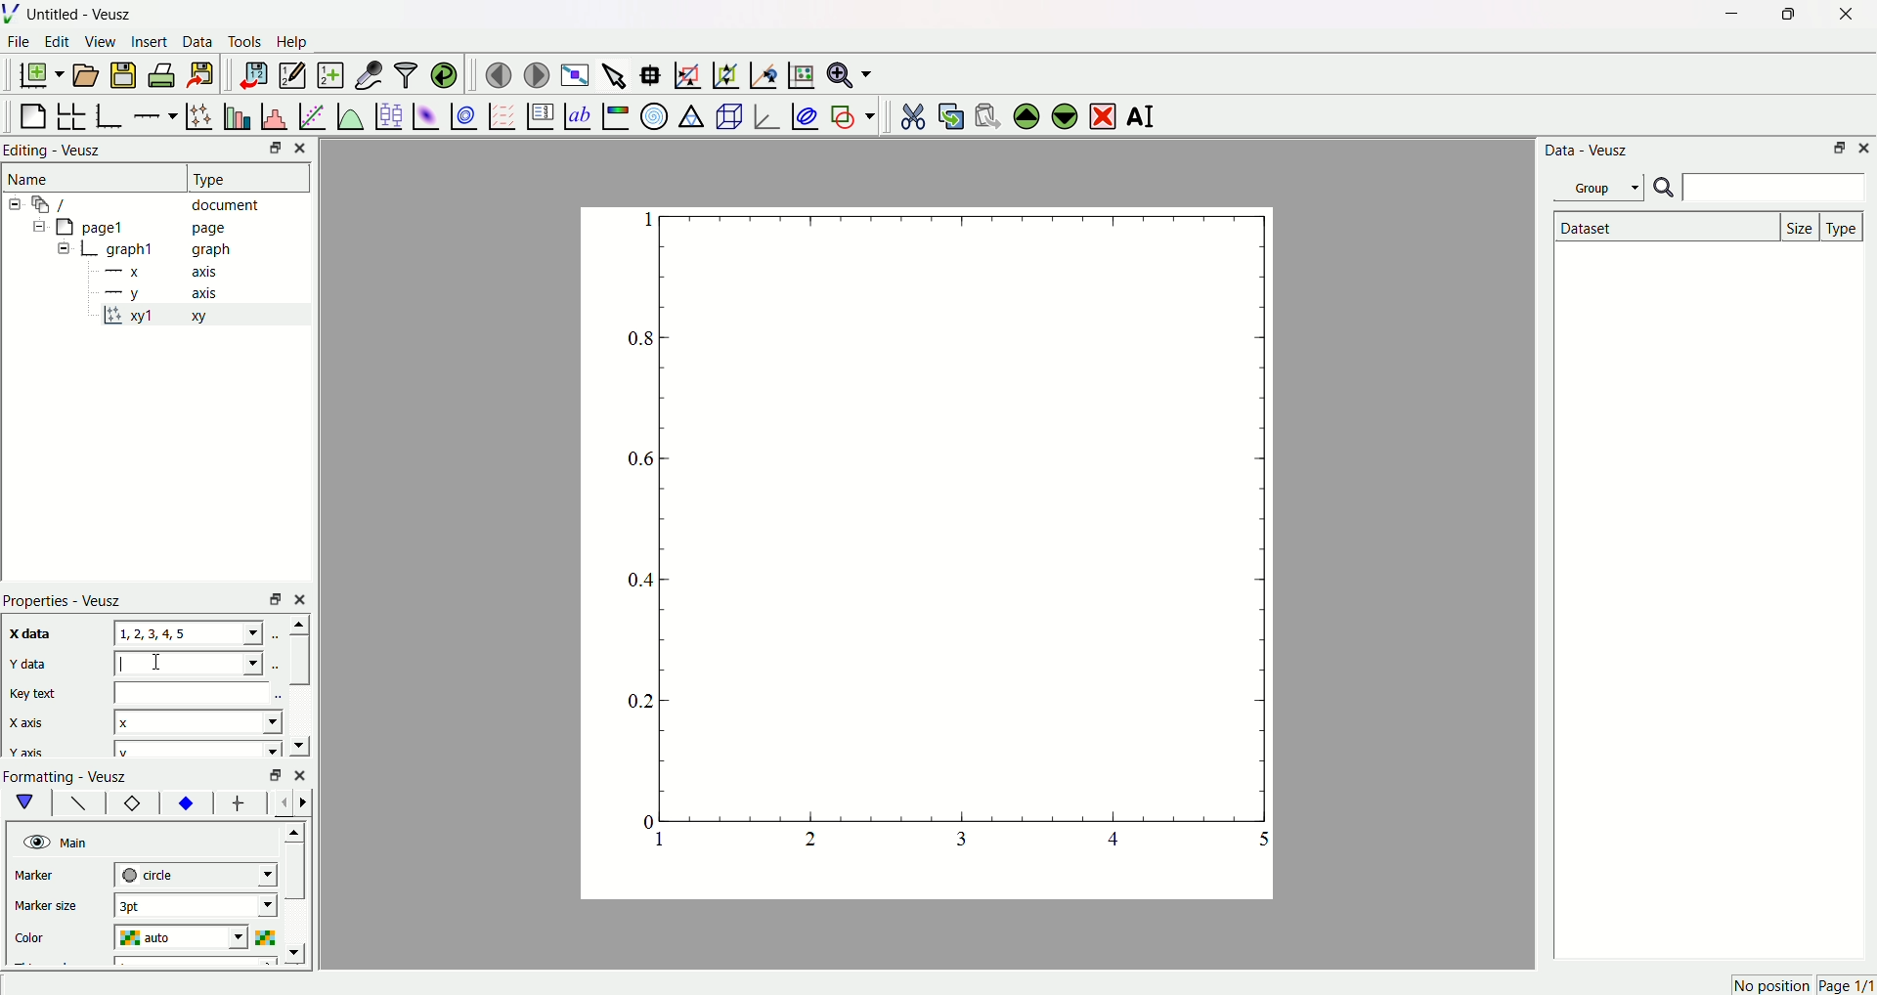 The image size is (1877, 995). Describe the element at coordinates (198, 720) in the screenshot. I see `x` at that location.